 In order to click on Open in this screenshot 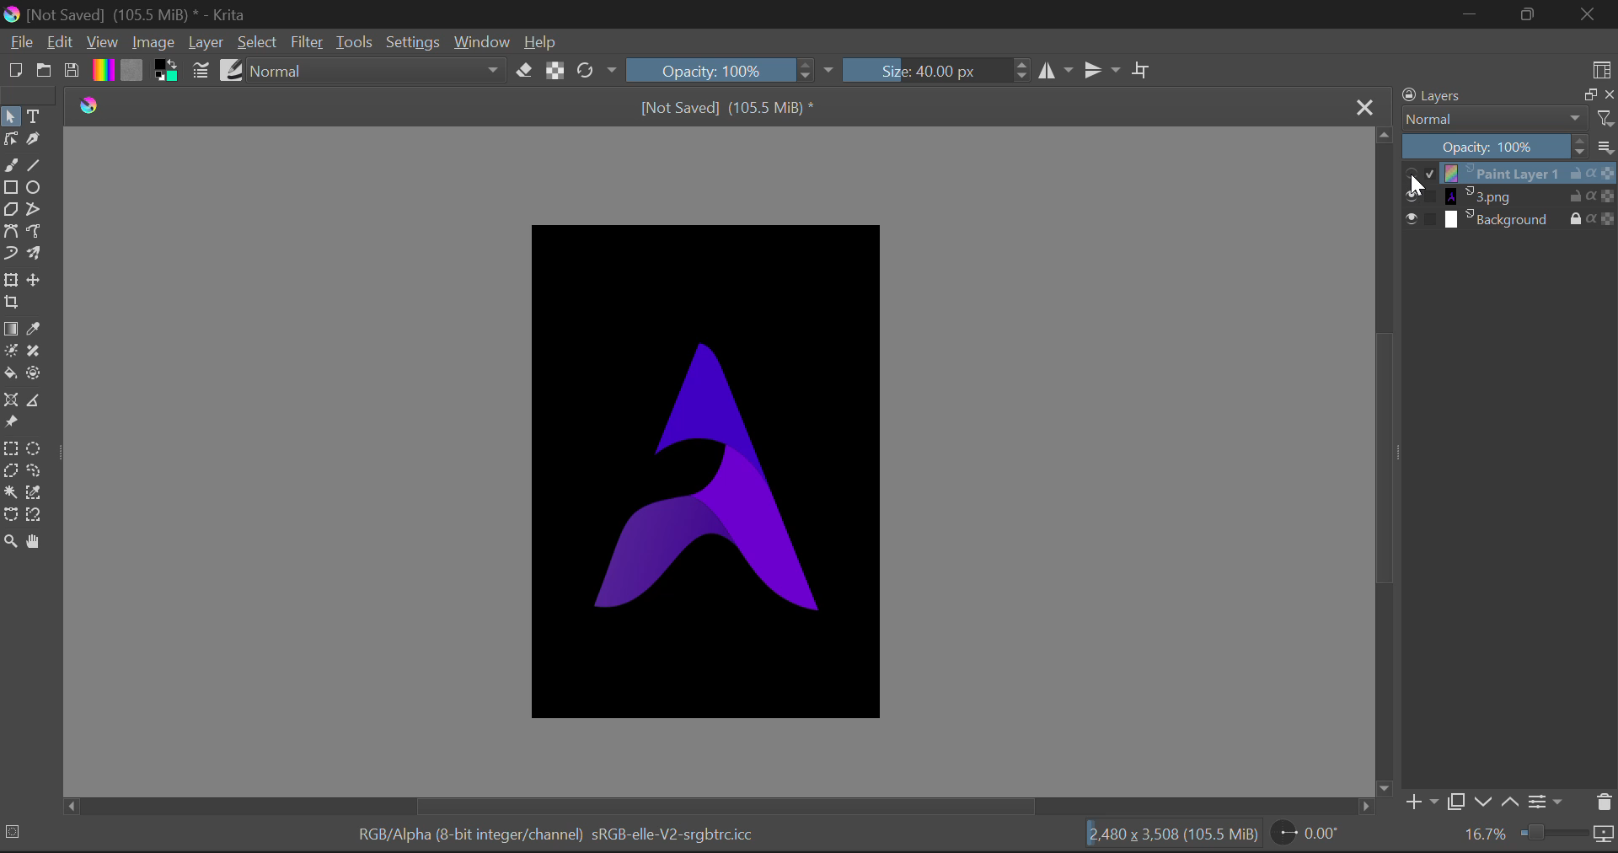, I will do `click(47, 70)`.